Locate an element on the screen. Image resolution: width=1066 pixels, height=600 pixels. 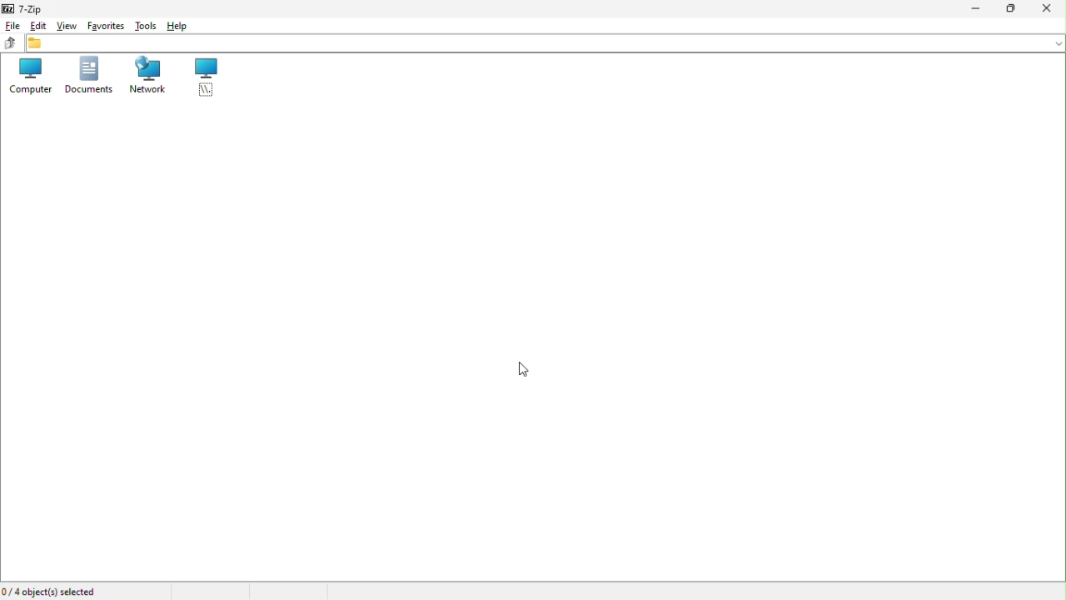
root is located at coordinates (207, 77).